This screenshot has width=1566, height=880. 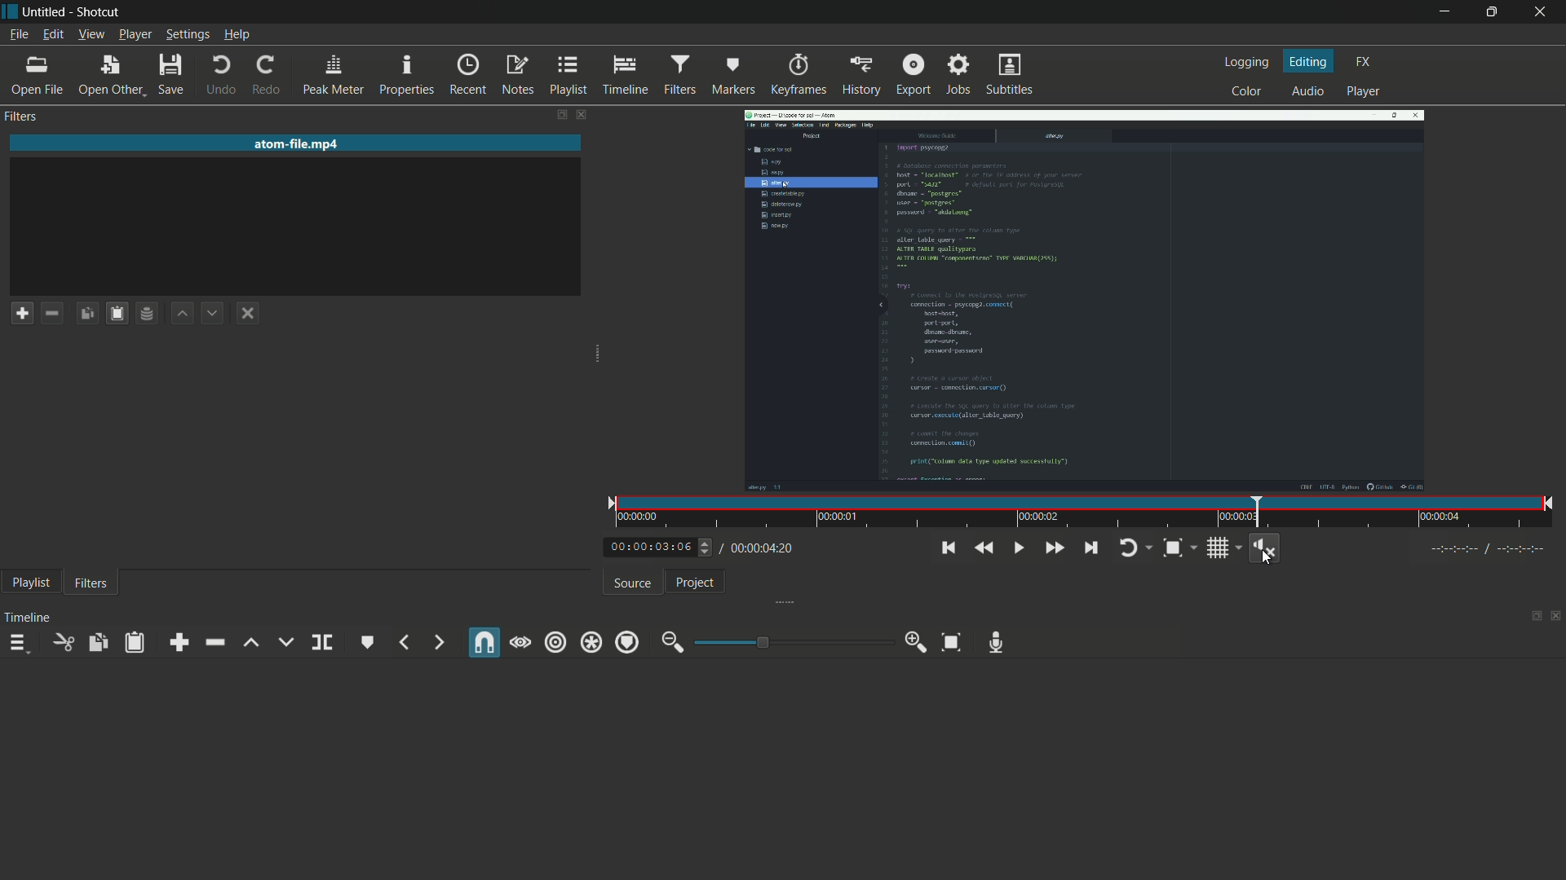 I want to click on Shotcut, so click(x=101, y=12).